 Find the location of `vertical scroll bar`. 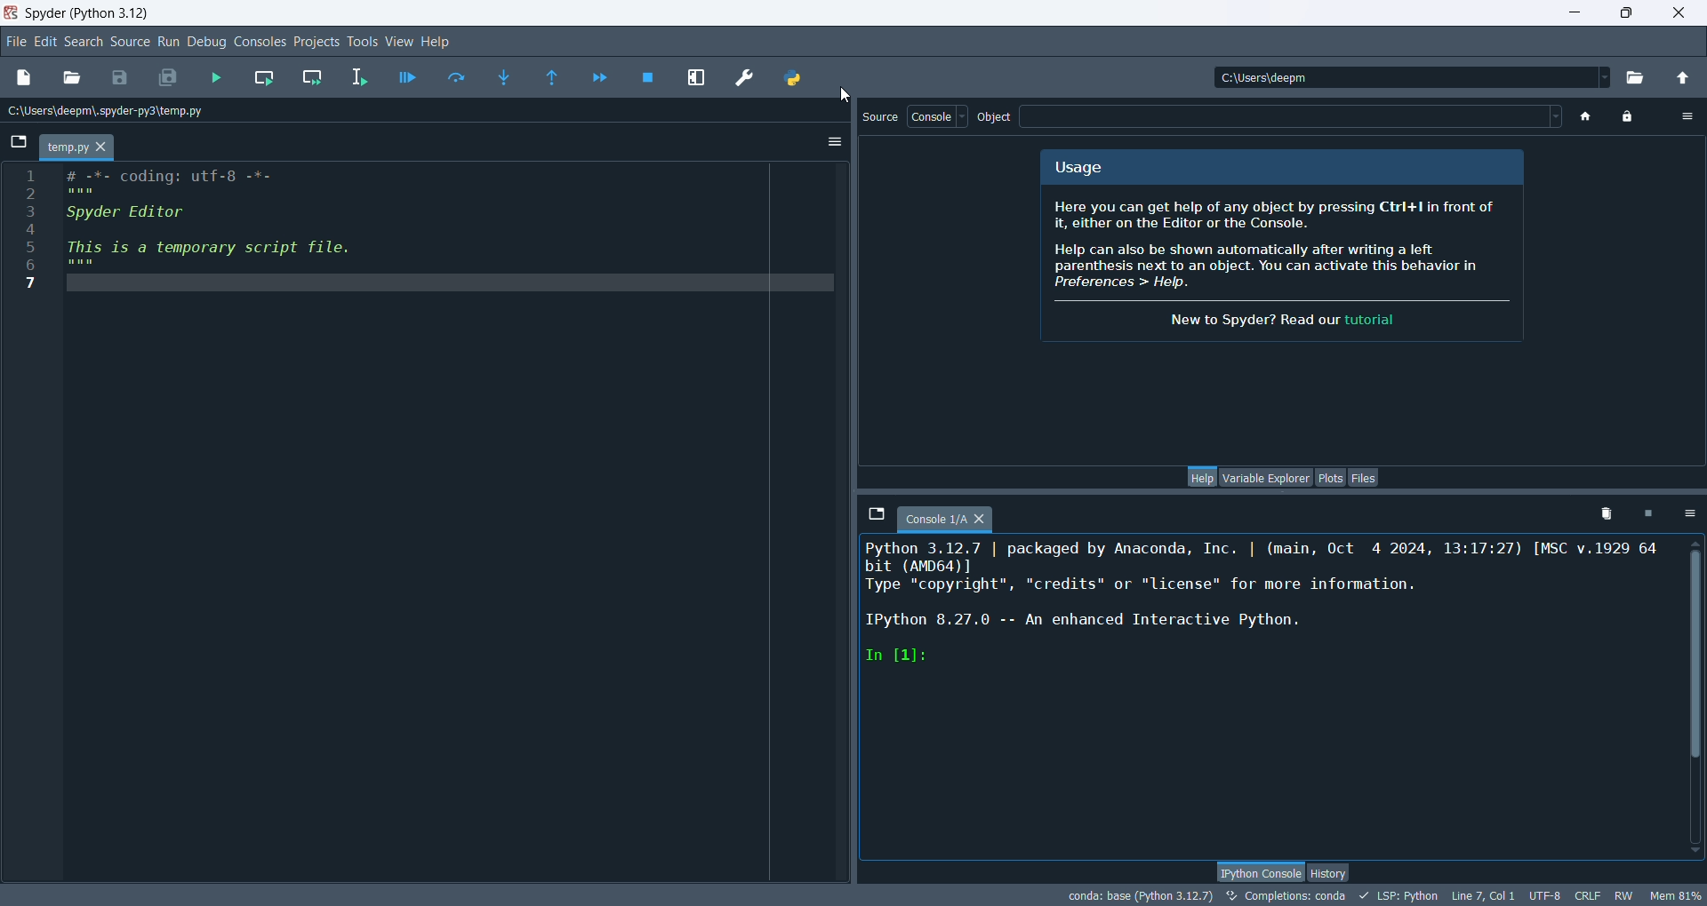

vertical scroll bar is located at coordinates (1688, 695).